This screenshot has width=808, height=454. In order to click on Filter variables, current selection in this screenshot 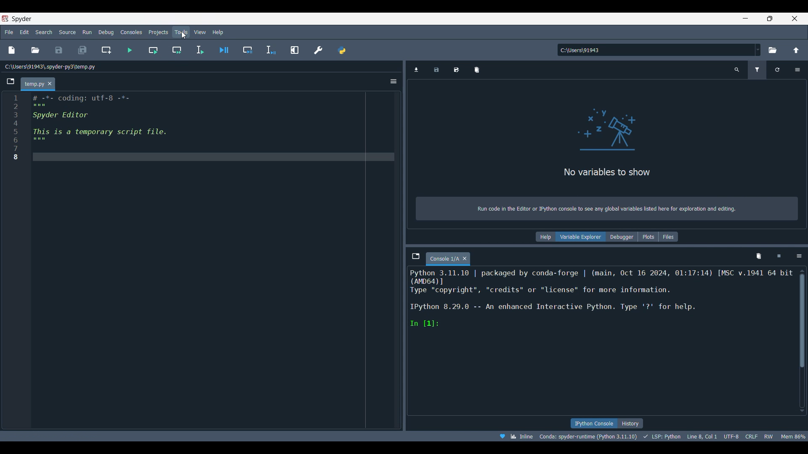, I will do `click(758, 70)`.